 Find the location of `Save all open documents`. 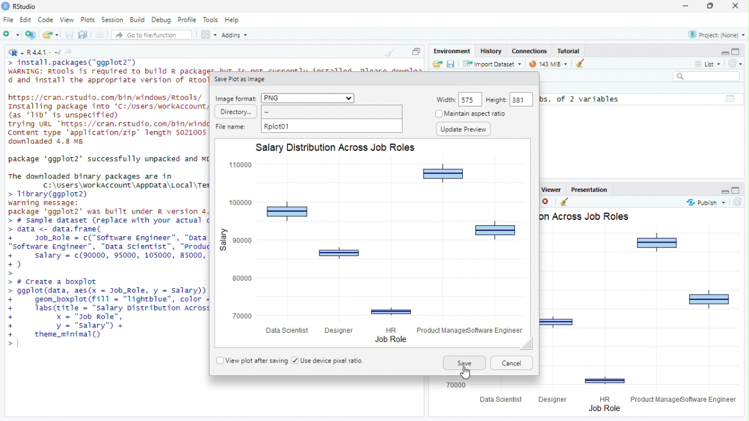

Save all open documents is located at coordinates (84, 34).